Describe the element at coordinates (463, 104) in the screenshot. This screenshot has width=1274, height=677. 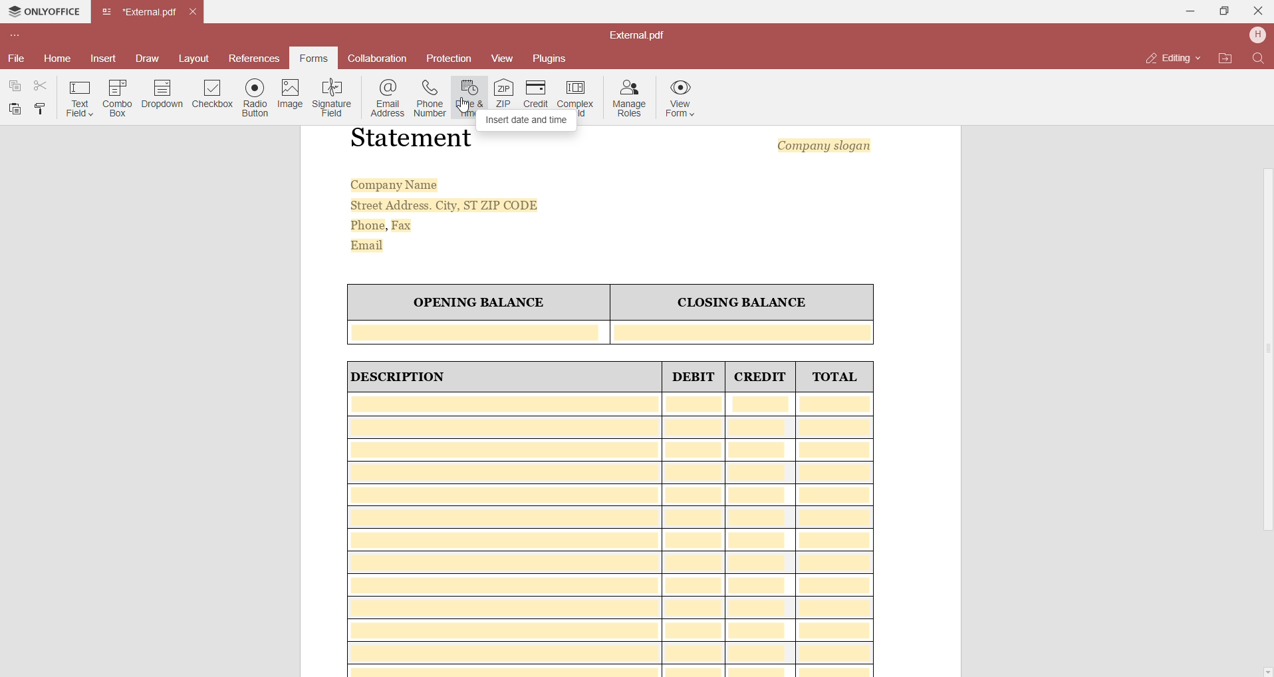
I see `cursor` at that location.